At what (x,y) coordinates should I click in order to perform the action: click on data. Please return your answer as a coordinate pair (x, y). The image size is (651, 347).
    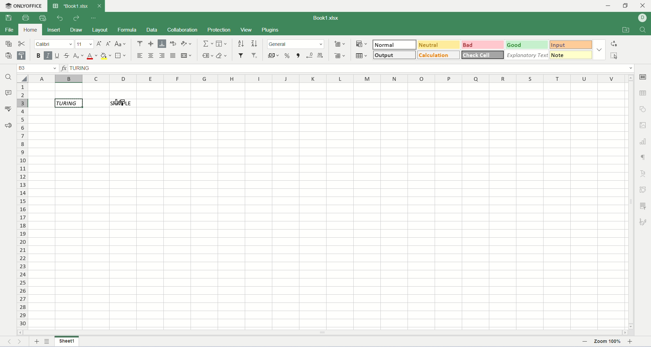
    Looking at the image, I should click on (155, 31).